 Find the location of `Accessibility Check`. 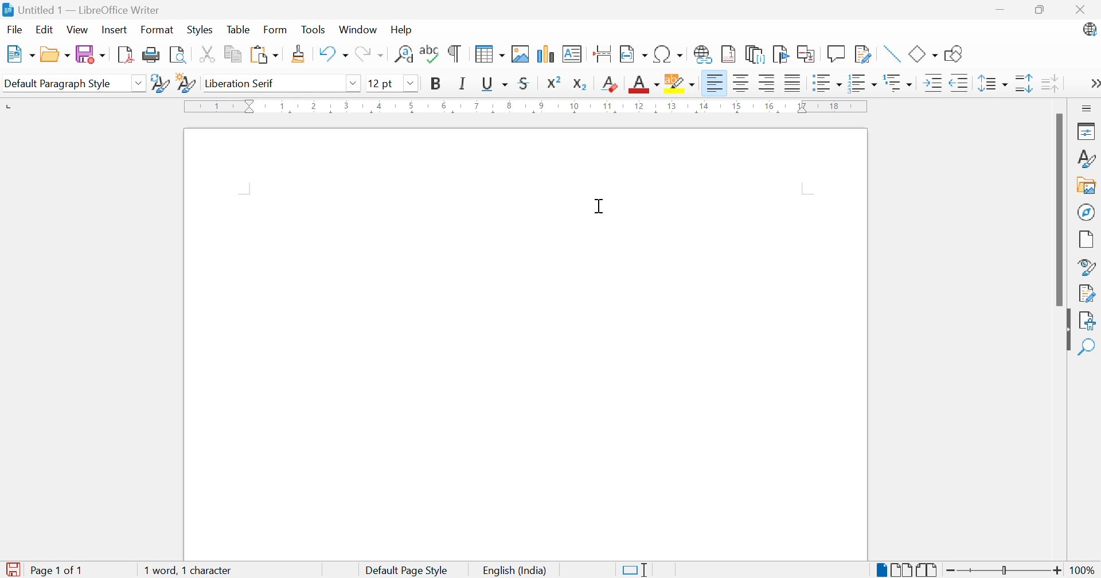

Accessibility Check is located at coordinates (1090, 321).